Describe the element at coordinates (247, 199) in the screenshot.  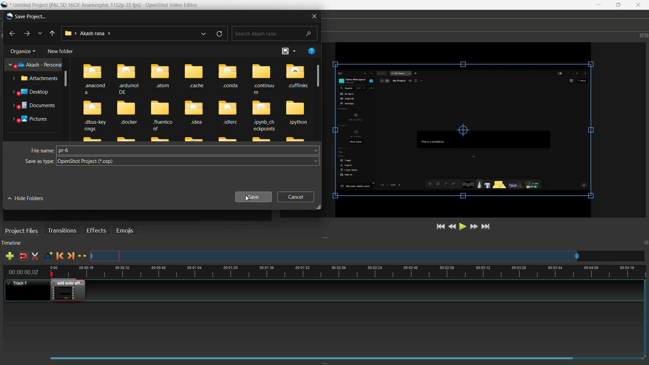
I see `cursor` at that location.